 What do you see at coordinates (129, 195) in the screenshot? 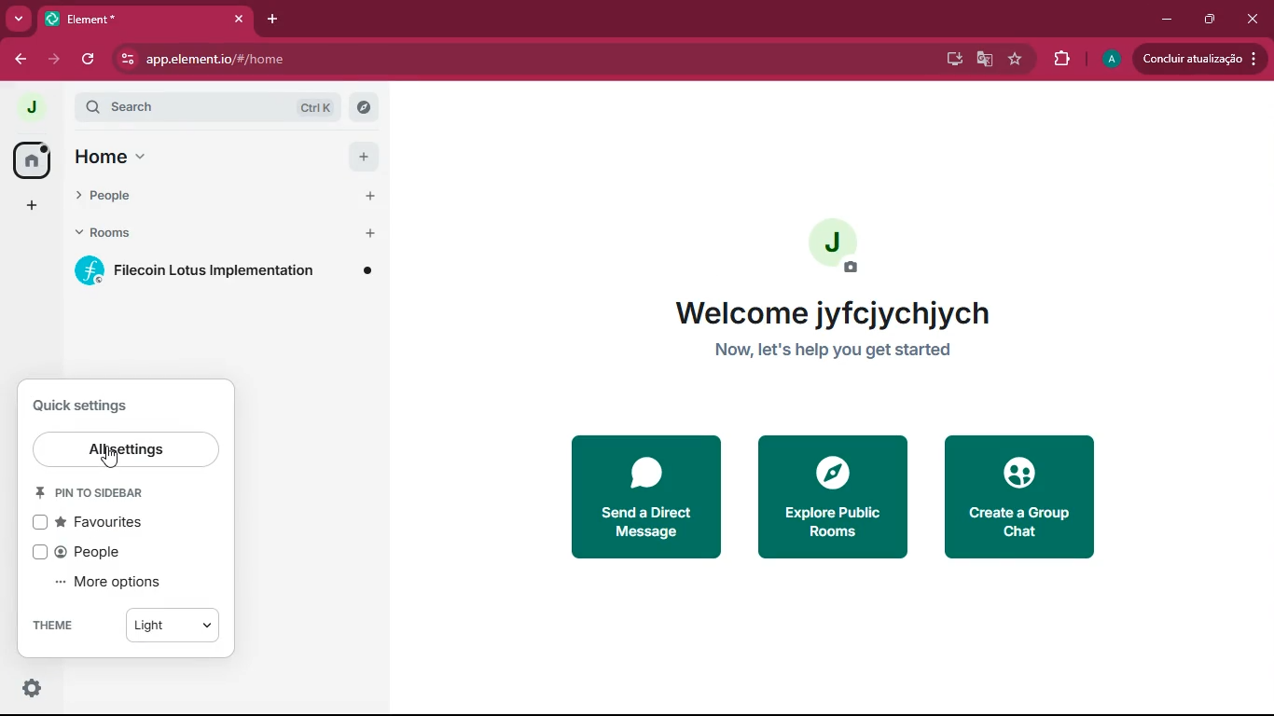
I see `people` at bounding box center [129, 195].